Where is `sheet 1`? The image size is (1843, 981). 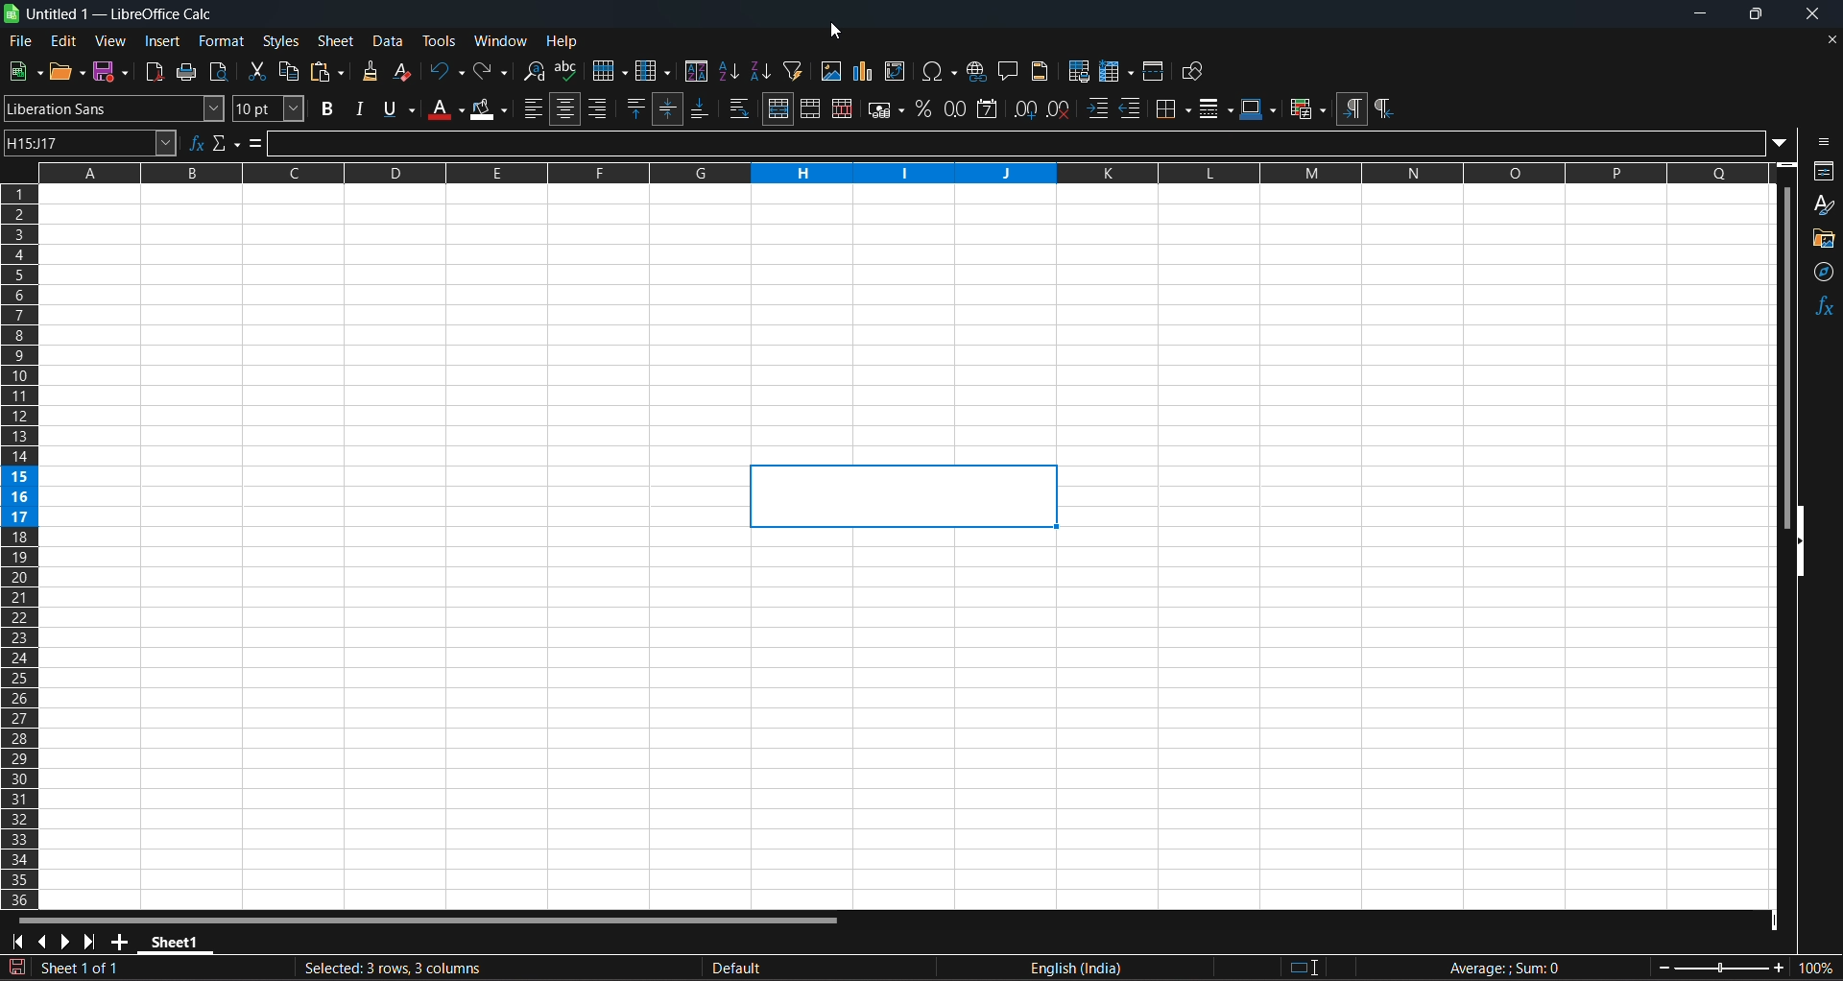 sheet 1 is located at coordinates (179, 944).